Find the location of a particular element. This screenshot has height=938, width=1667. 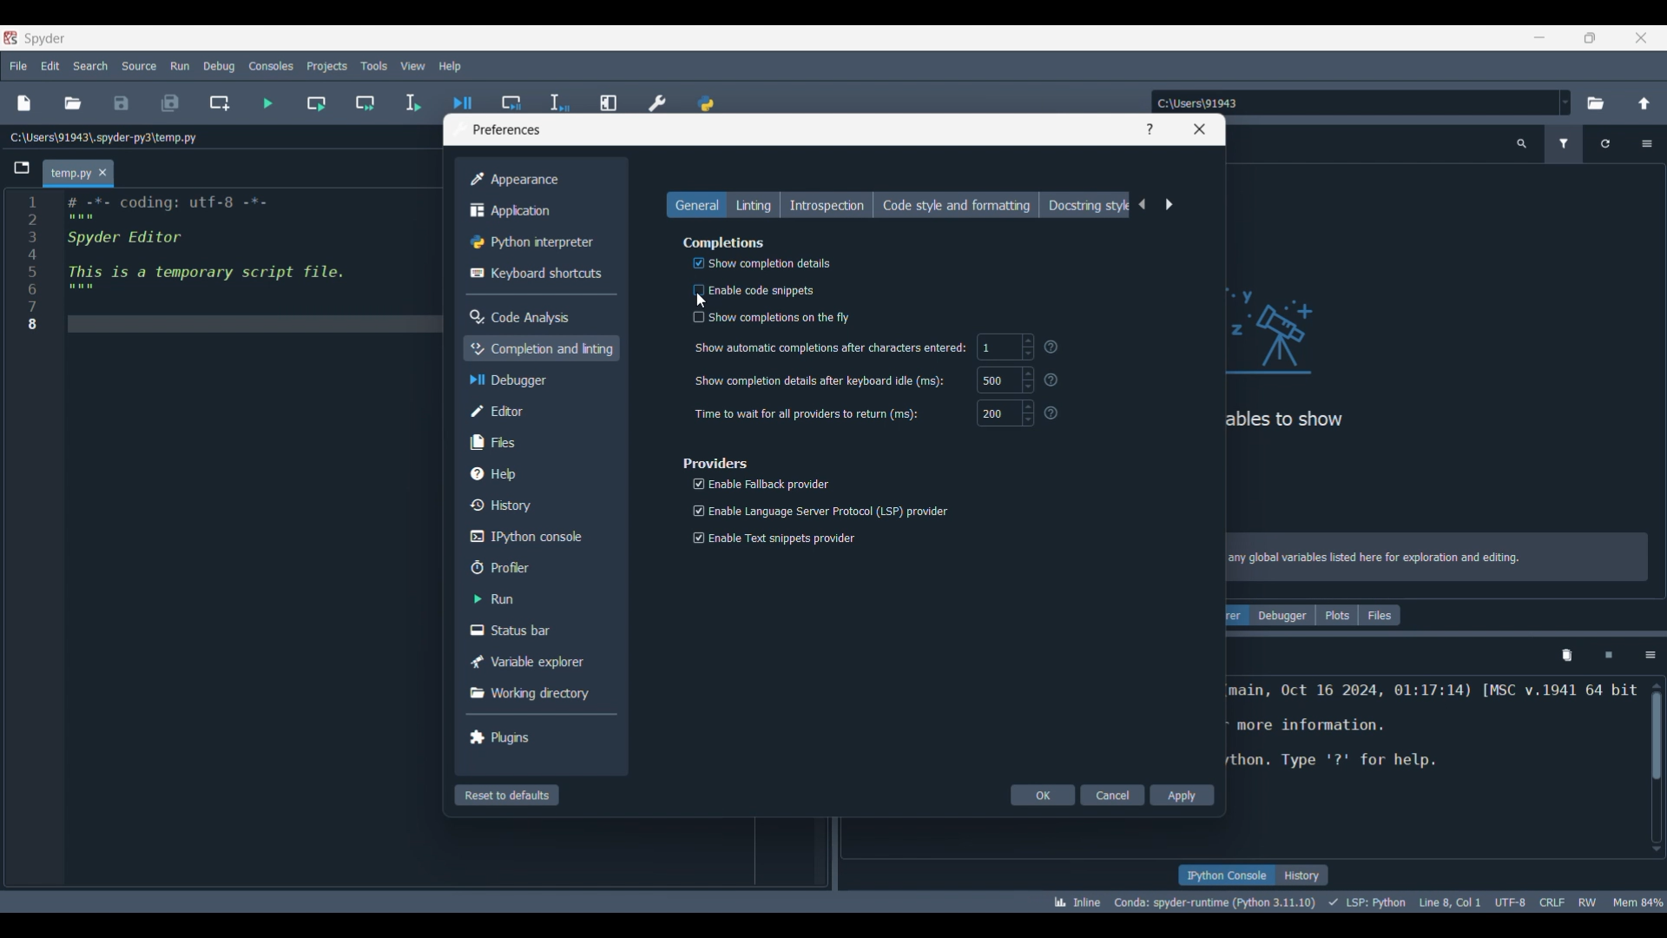

Run selection/current line is located at coordinates (412, 103).